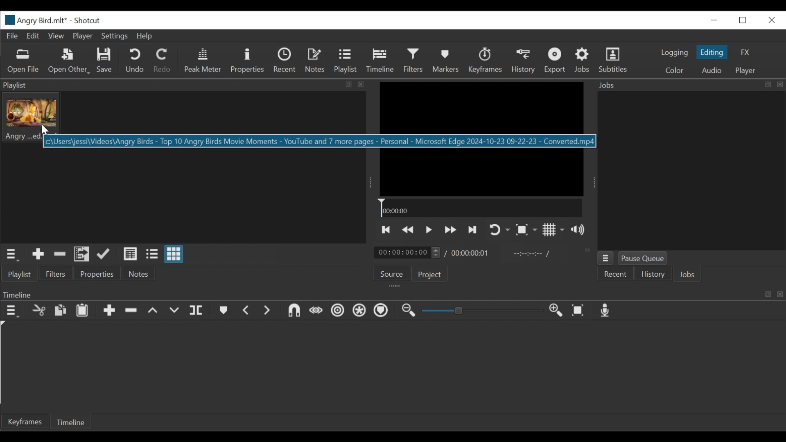 The height and width of the screenshot is (442, 786). What do you see at coordinates (481, 139) in the screenshot?
I see `Media Viewer` at bounding box center [481, 139].